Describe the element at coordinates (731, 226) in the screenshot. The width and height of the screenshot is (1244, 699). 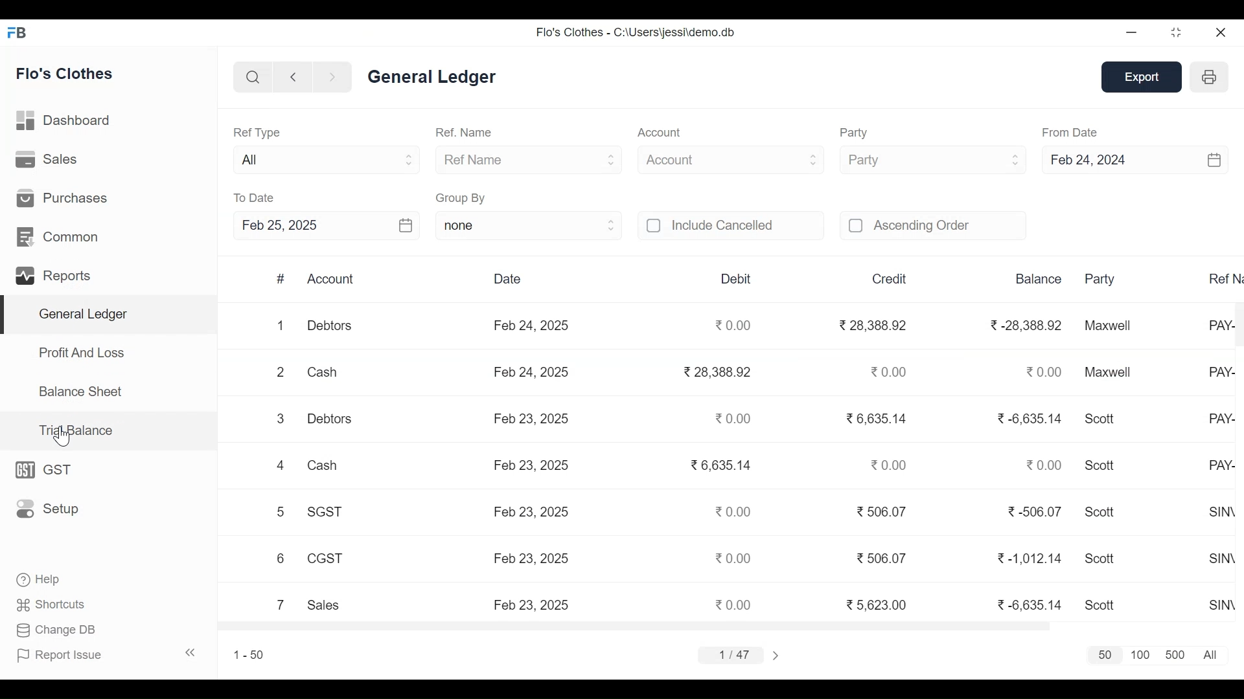
I see `(un)check Include Cancelled` at that location.